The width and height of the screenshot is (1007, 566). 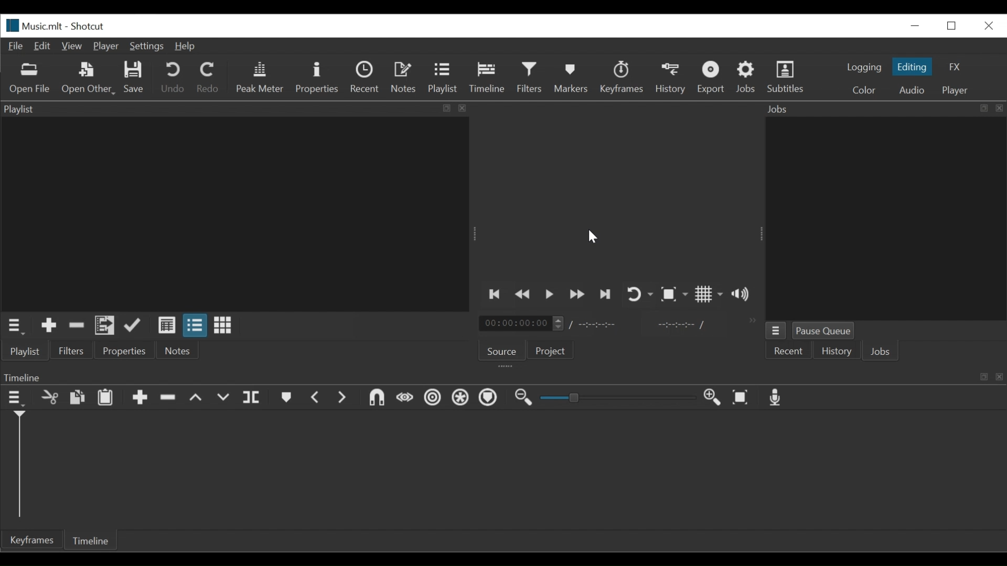 What do you see at coordinates (776, 330) in the screenshot?
I see `Jobs menu` at bounding box center [776, 330].